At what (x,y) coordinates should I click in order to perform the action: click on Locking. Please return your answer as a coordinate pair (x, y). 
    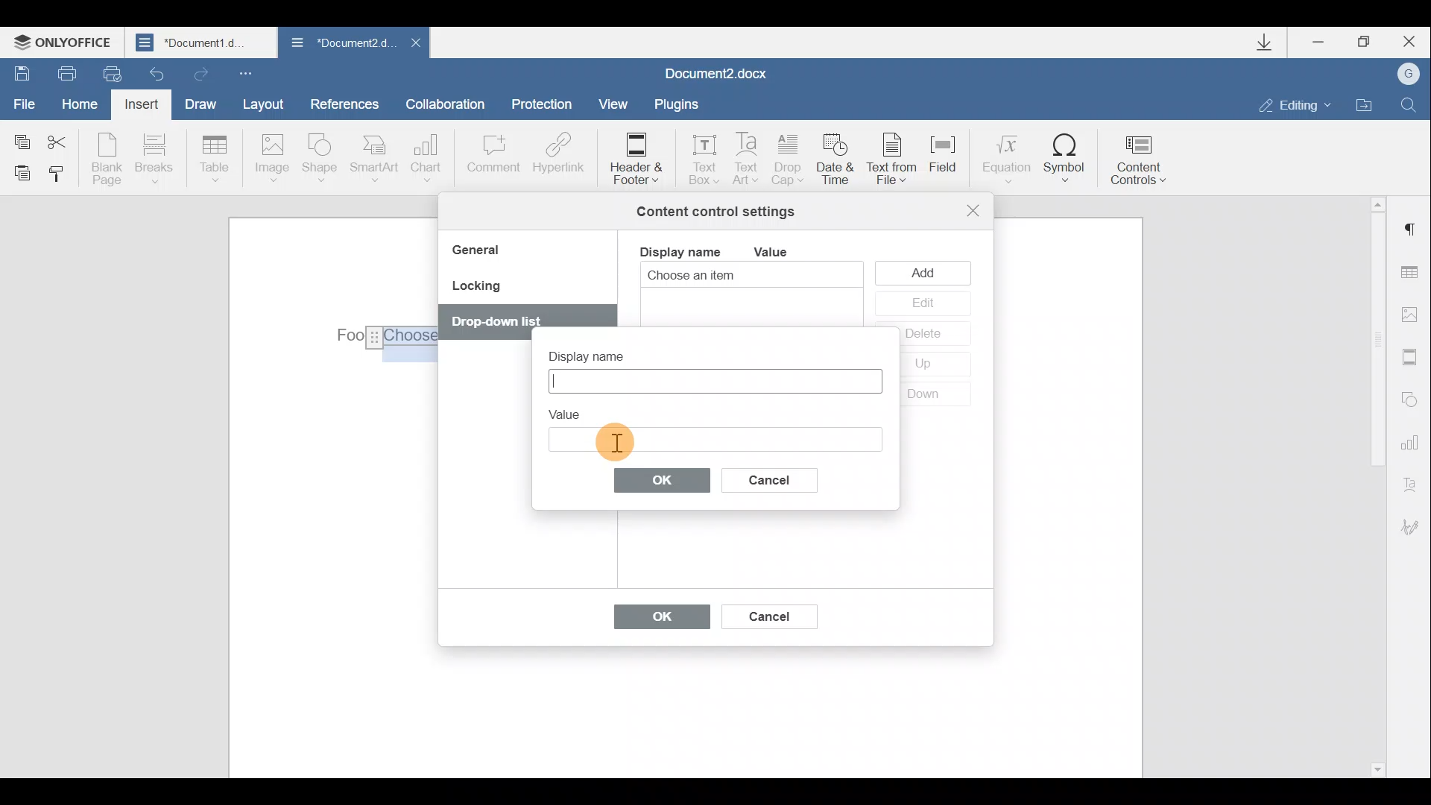
    Looking at the image, I should click on (476, 291).